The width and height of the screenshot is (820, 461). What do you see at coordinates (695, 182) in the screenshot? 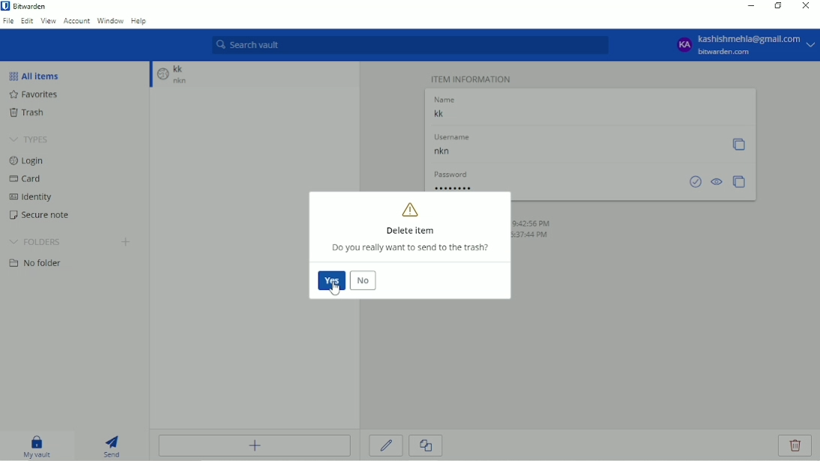
I see `Check if password has been exposed` at bounding box center [695, 182].